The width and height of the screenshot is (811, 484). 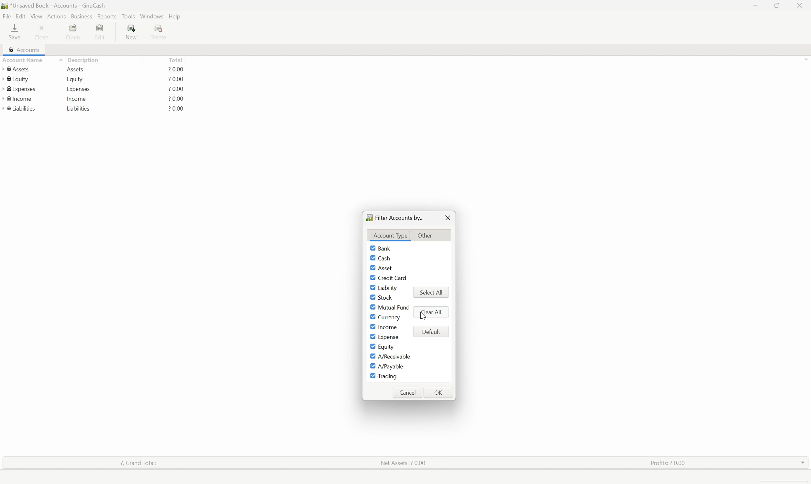 I want to click on Close, so click(x=449, y=218).